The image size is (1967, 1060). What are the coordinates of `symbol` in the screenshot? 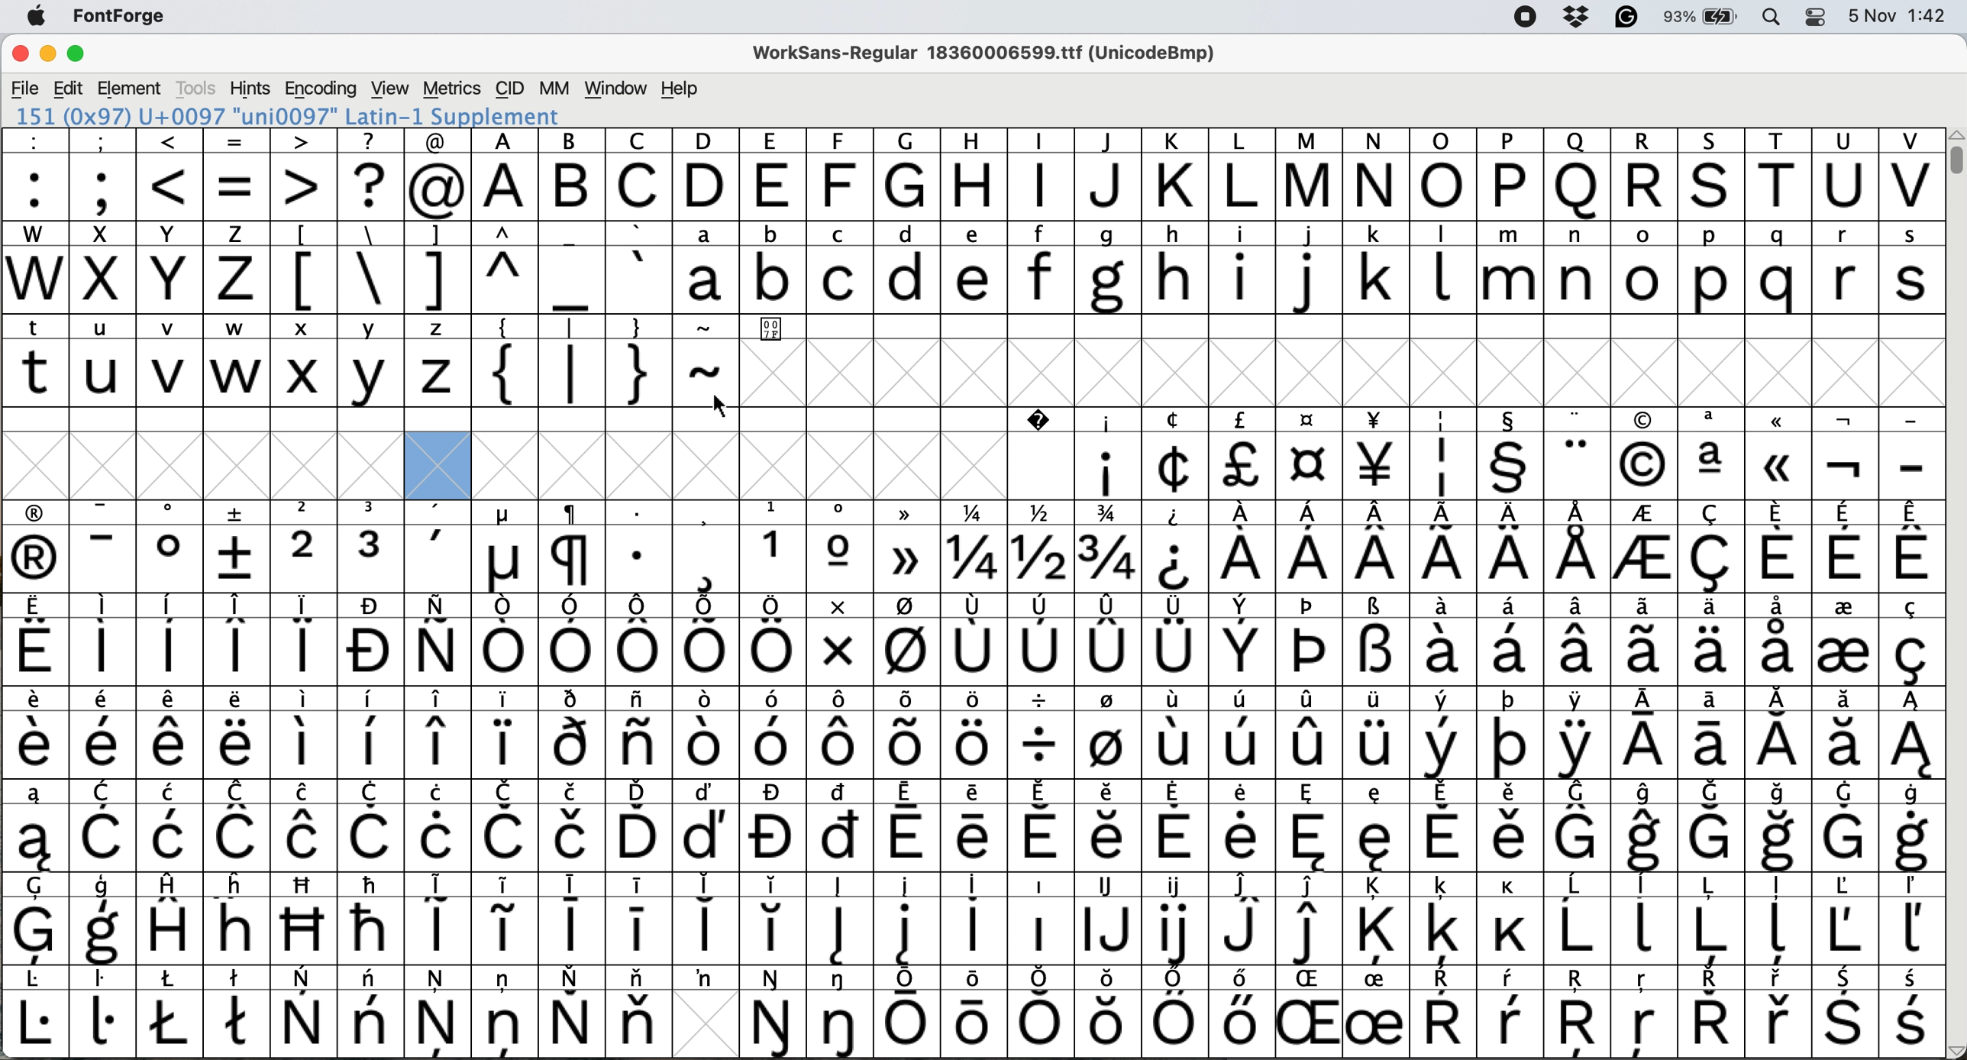 It's located at (774, 734).